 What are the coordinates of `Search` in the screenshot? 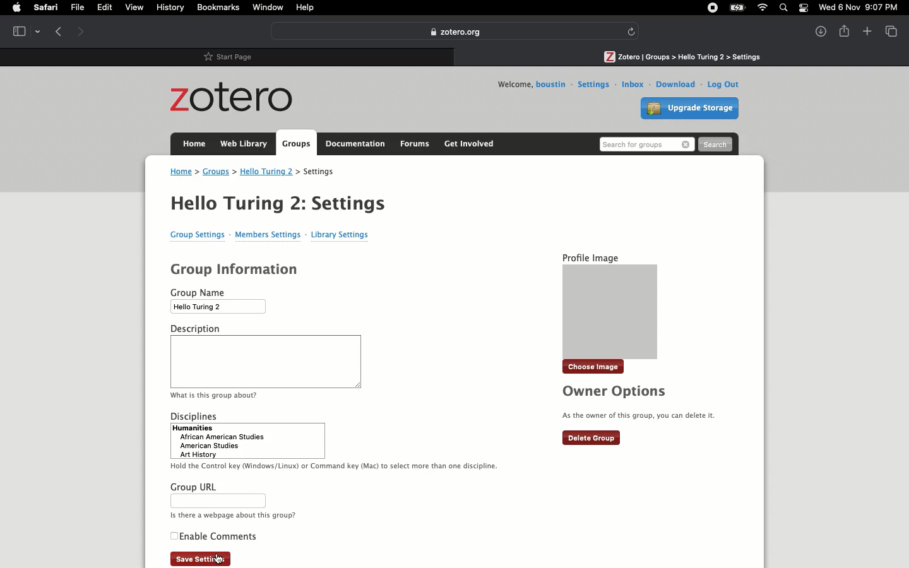 It's located at (784, 8).